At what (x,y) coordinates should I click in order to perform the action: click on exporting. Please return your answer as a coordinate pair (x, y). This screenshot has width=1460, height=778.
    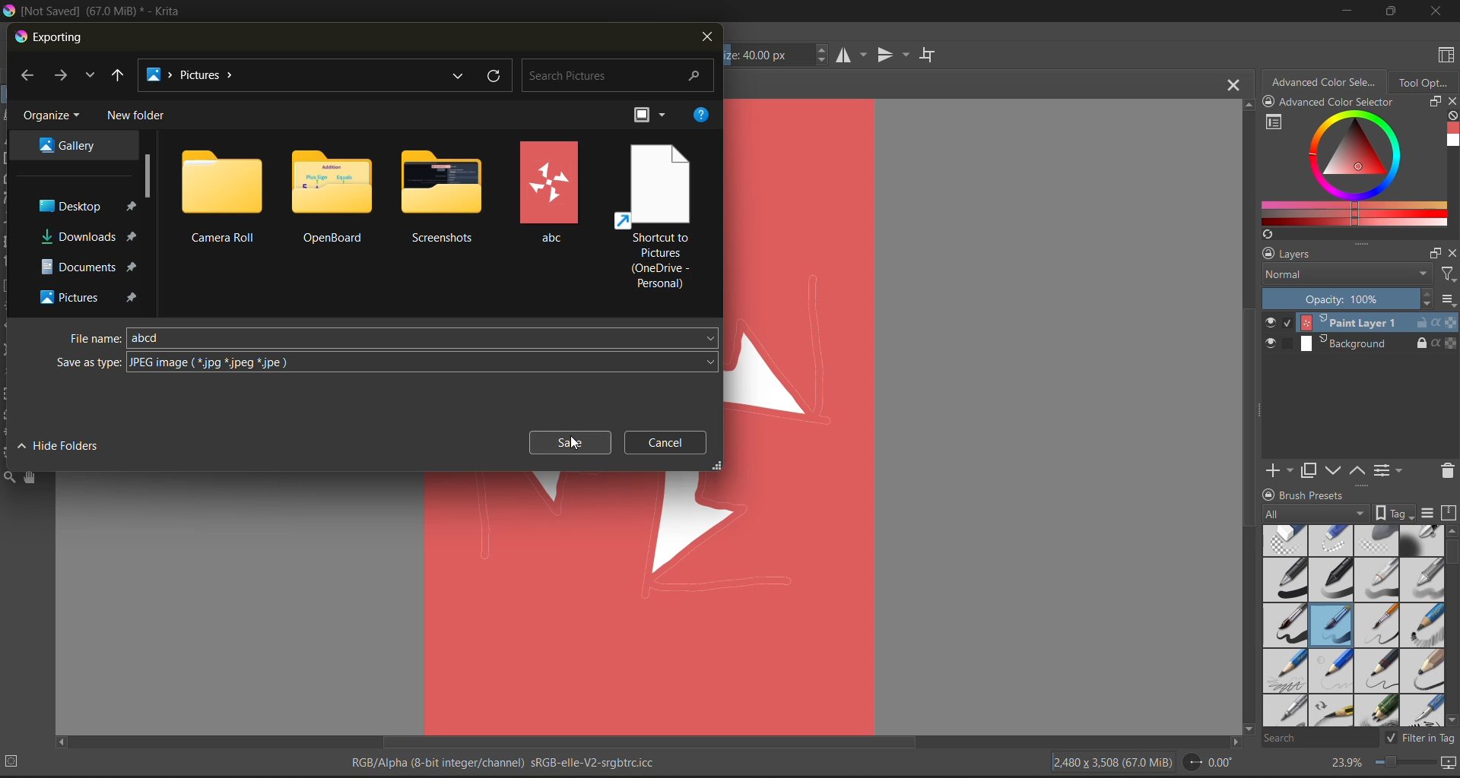
    Looking at the image, I should click on (54, 37).